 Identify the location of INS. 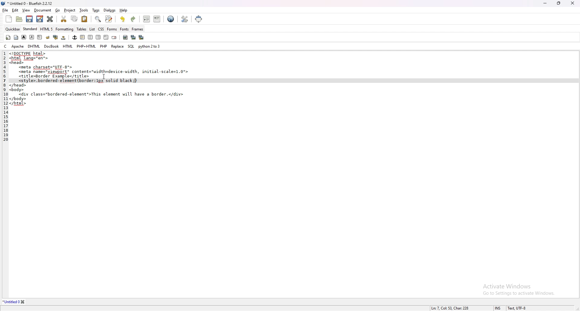
(499, 308).